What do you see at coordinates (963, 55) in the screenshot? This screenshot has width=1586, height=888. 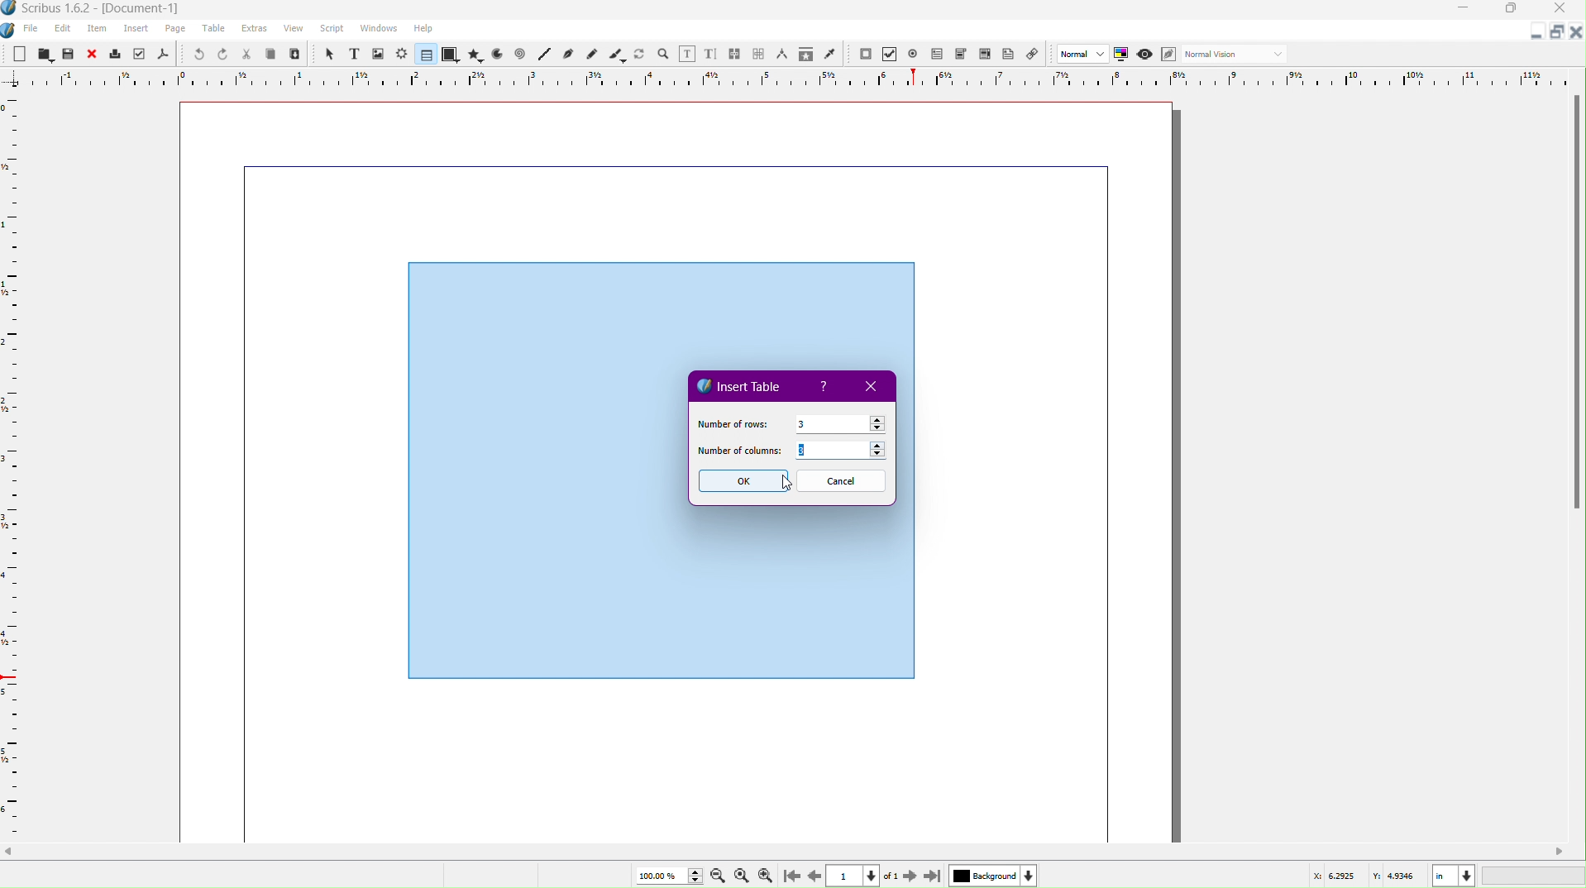 I see `PDF Combo Box` at bounding box center [963, 55].